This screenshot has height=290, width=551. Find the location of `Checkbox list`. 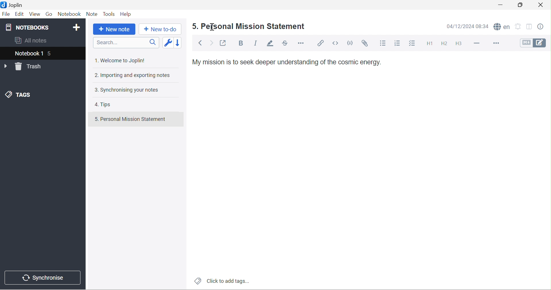

Checkbox list is located at coordinates (413, 43).